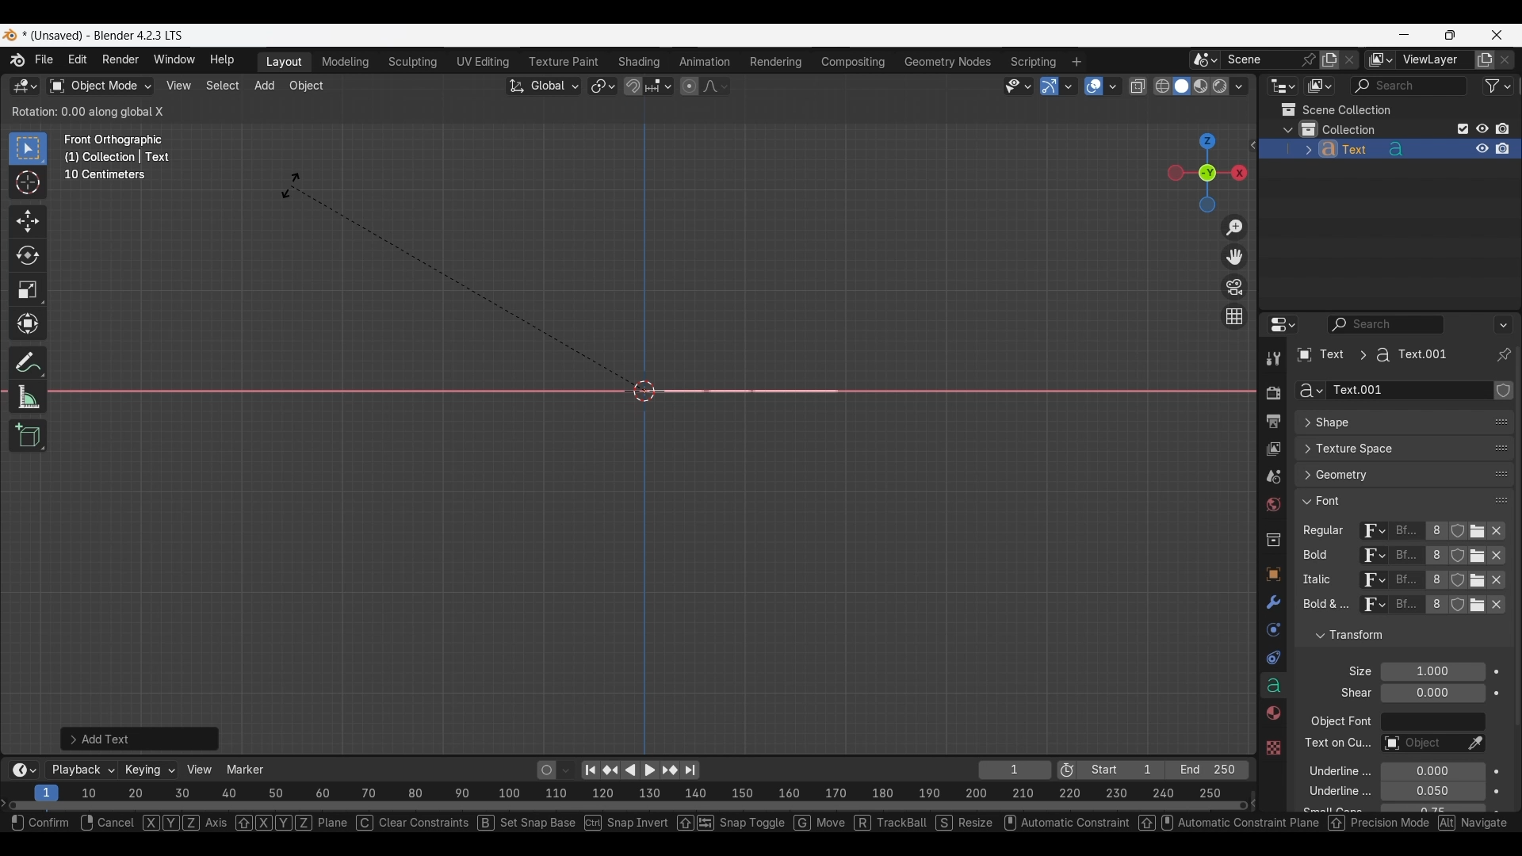  Describe the element at coordinates (1218, 112) in the screenshot. I see `Transform options` at that location.